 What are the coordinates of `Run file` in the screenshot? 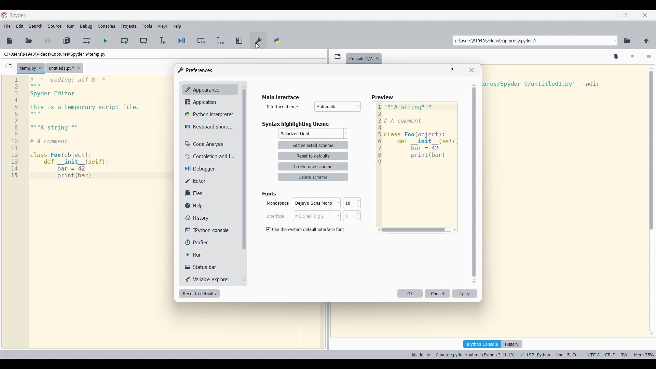 It's located at (106, 41).